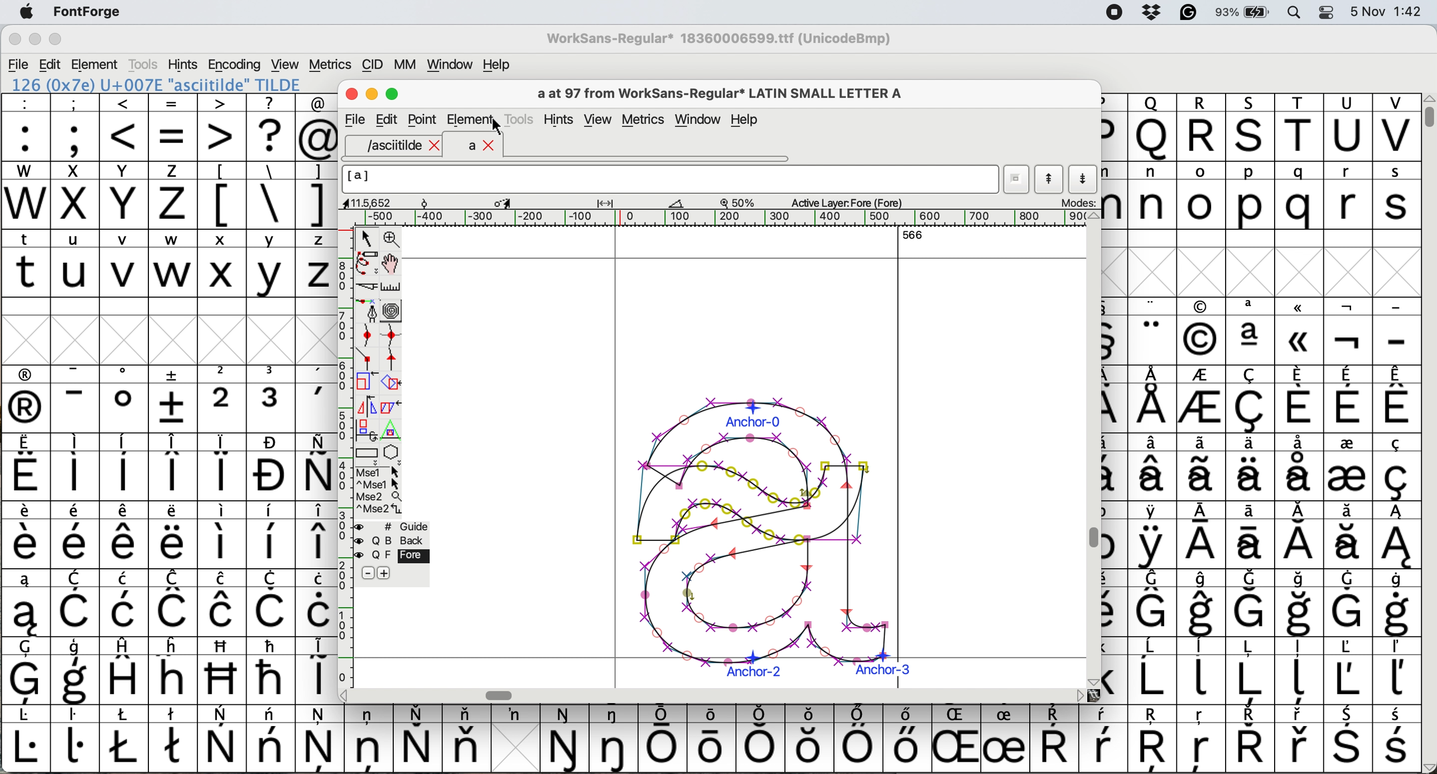 The height and width of the screenshot is (774, 1437). Describe the element at coordinates (272, 467) in the screenshot. I see `symbol` at that location.